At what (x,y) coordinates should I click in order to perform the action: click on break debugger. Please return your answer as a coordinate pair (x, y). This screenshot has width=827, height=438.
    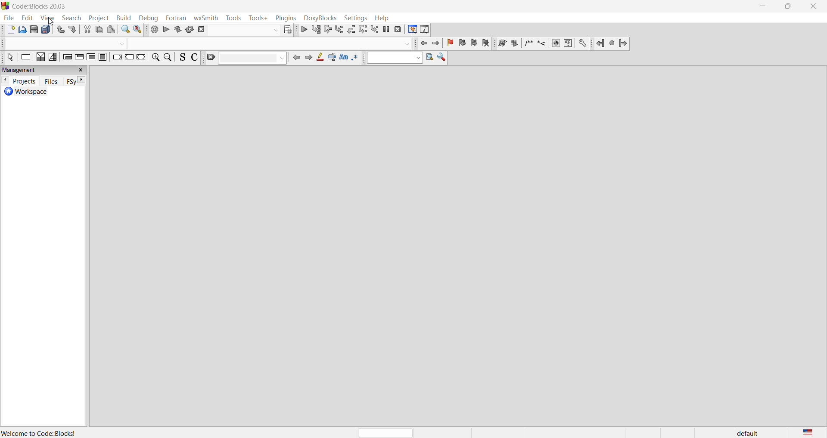
    Looking at the image, I should click on (386, 29).